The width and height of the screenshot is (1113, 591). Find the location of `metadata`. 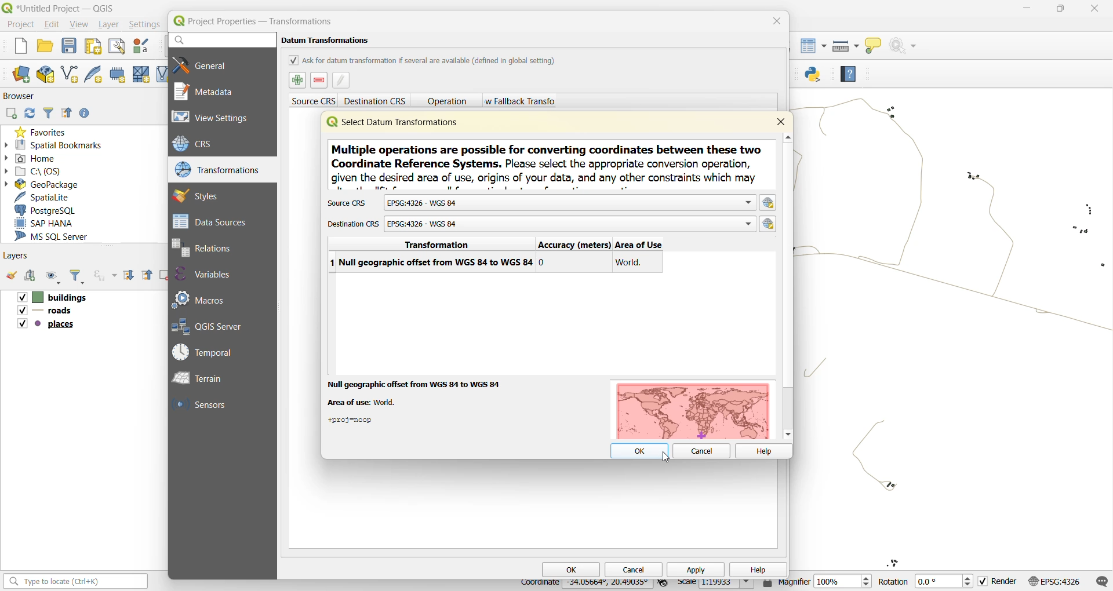

metadata is located at coordinates (210, 91).